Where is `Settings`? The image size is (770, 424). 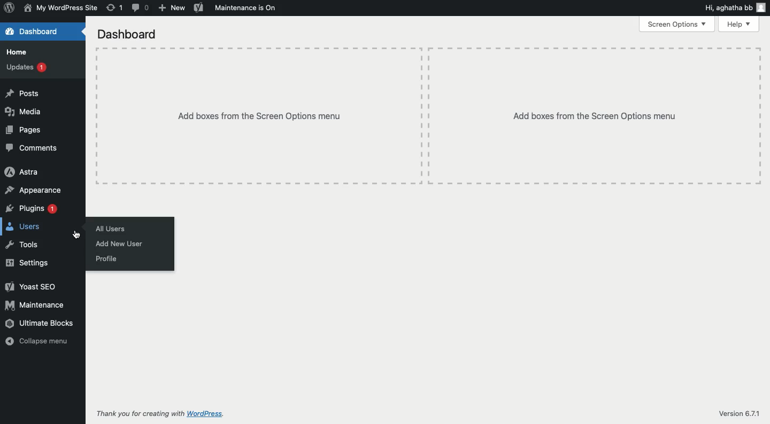
Settings is located at coordinates (28, 263).